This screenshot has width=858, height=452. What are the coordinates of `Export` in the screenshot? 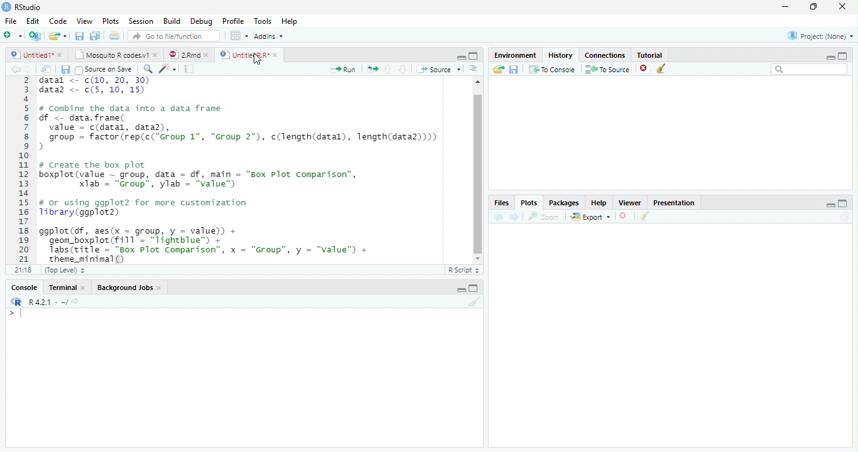 It's located at (590, 217).